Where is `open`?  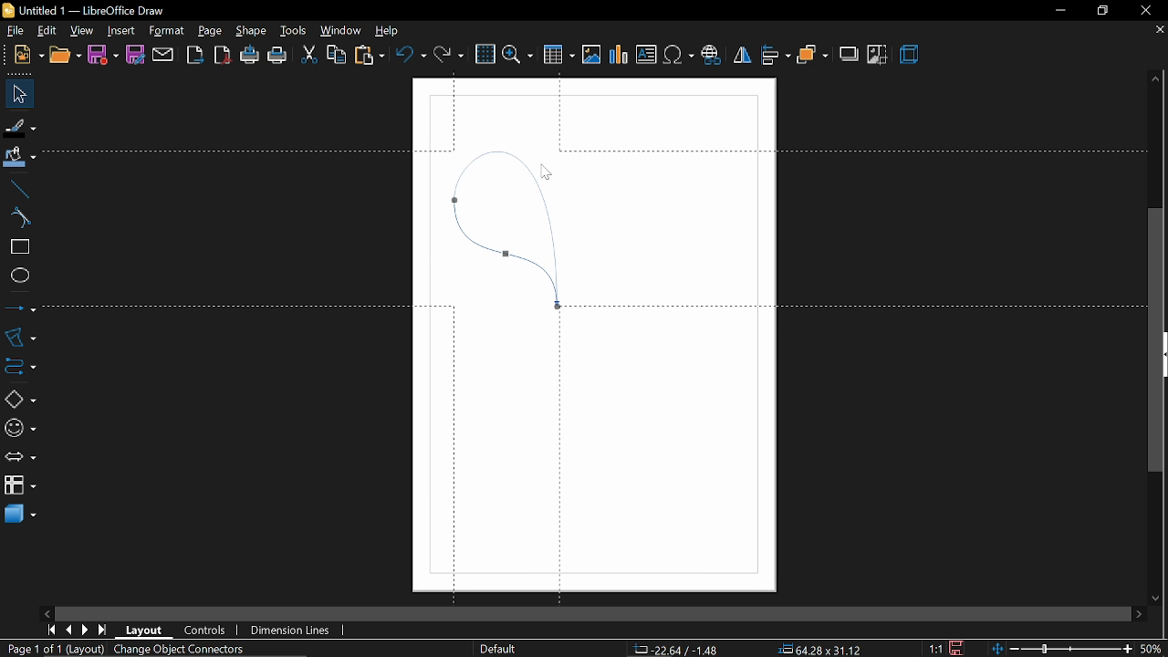 open is located at coordinates (63, 57).